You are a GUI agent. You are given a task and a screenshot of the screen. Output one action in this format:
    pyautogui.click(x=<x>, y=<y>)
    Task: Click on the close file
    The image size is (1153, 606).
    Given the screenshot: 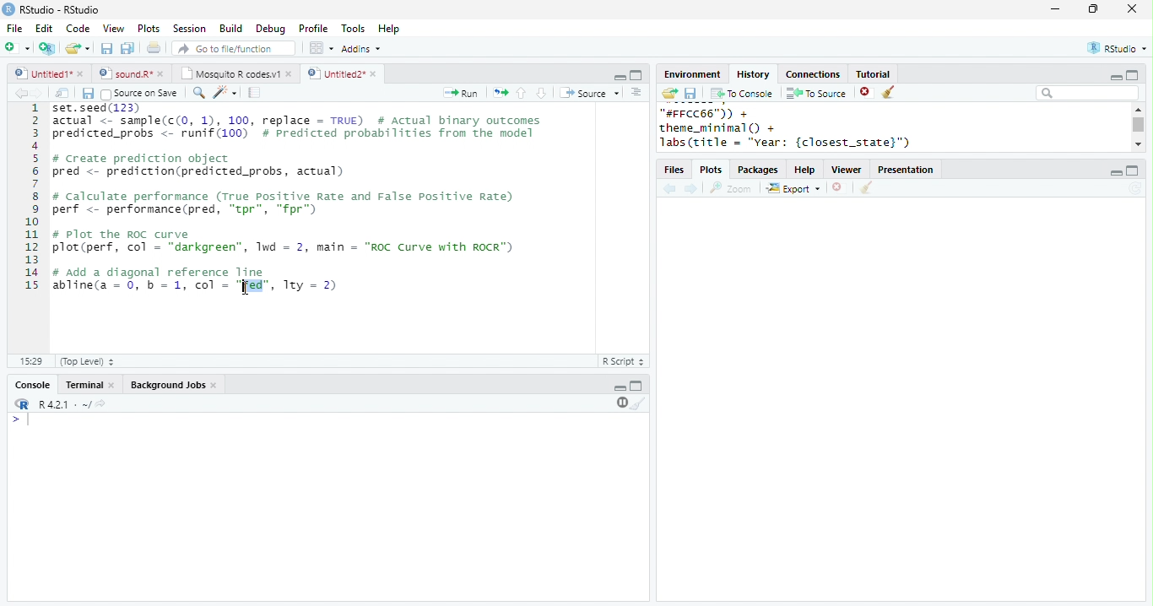 What is the action you would take?
    pyautogui.click(x=867, y=93)
    